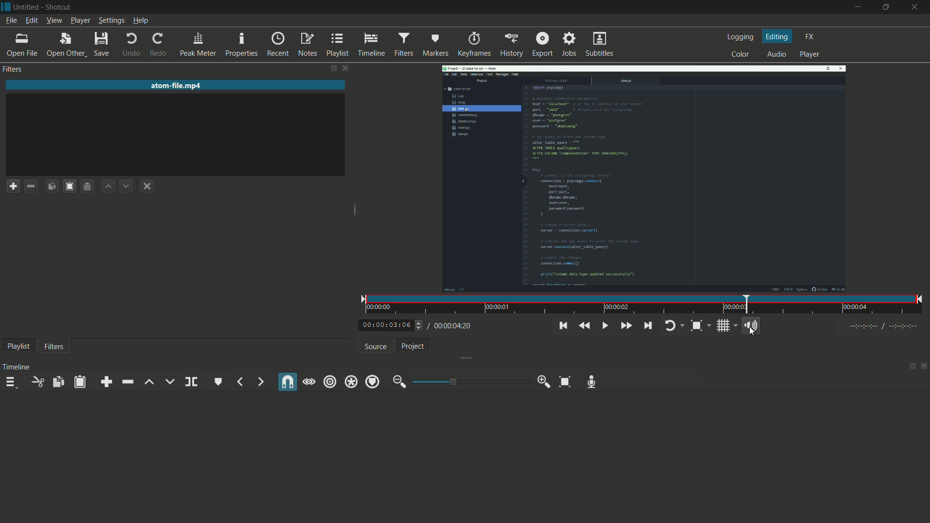  Describe the element at coordinates (584, 326) in the screenshot. I see `quickly play backward` at that location.